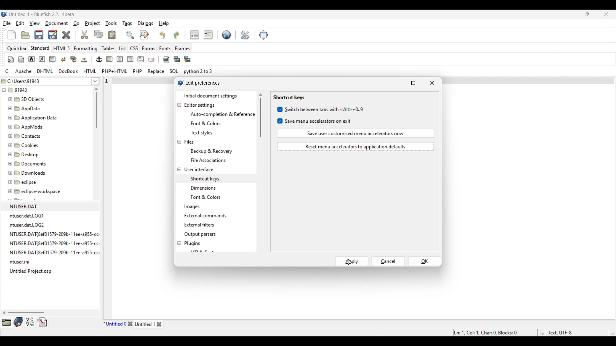  What do you see at coordinates (24, 313) in the screenshot?
I see `Horizontal slide bar` at bounding box center [24, 313].